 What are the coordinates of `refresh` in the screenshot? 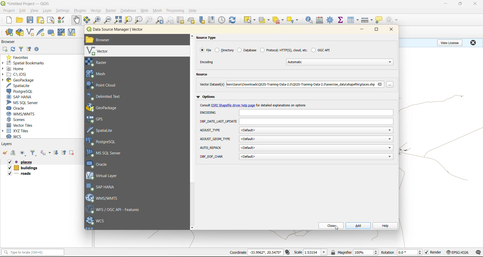 It's located at (232, 21).